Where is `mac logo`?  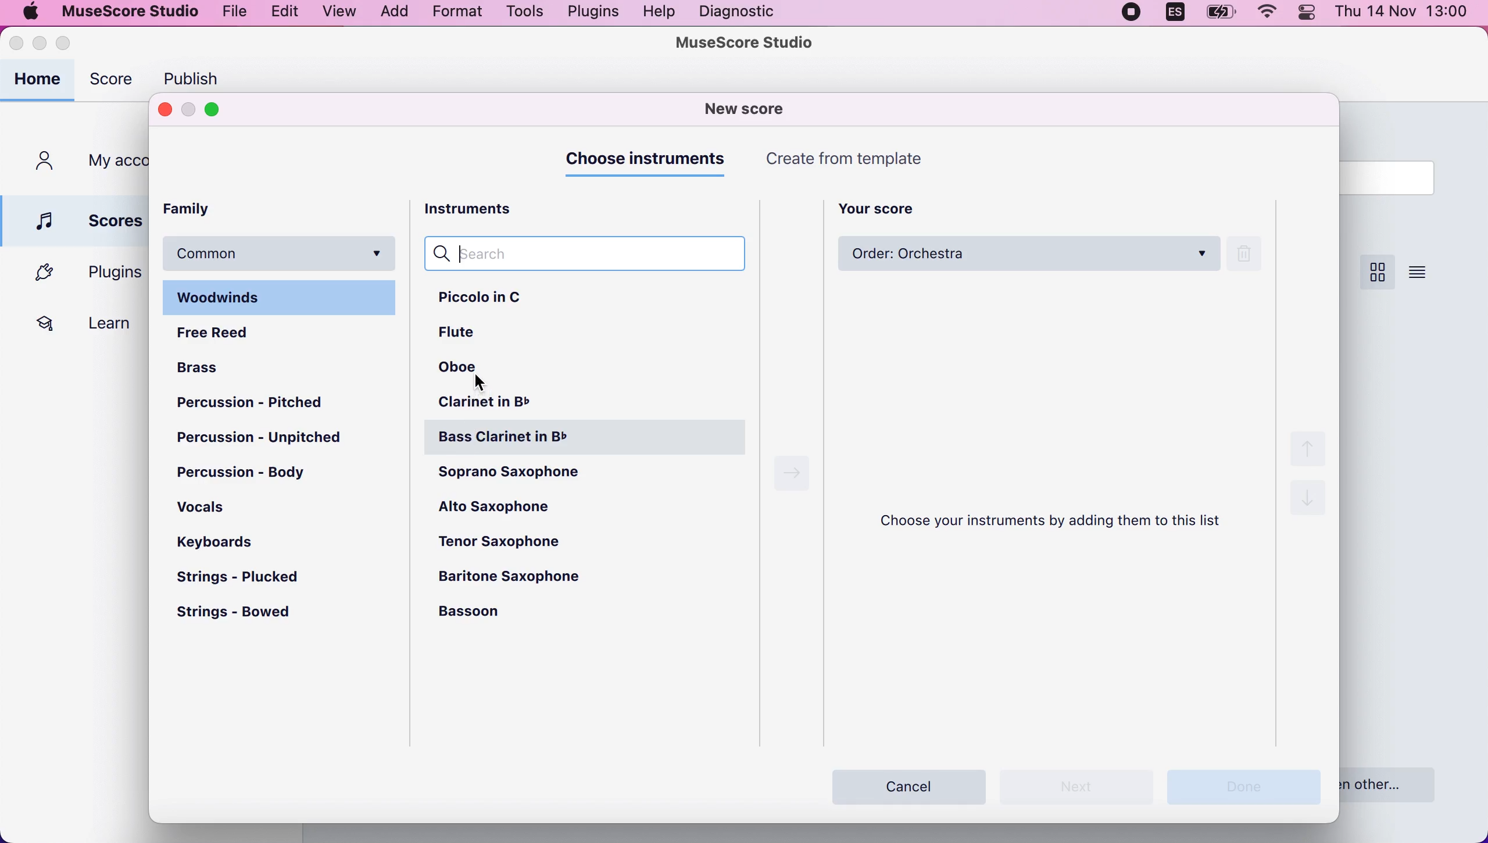
mac logo is located at coordinates (29, 11).